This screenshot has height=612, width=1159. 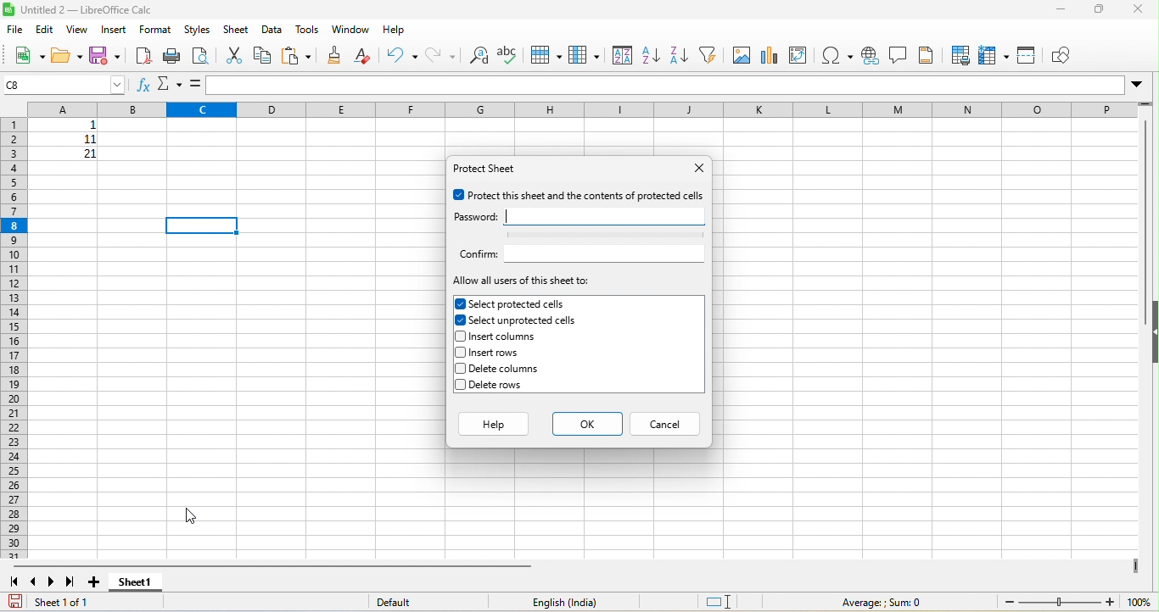 I want to click on delete rows, so click(x=518, y=384).